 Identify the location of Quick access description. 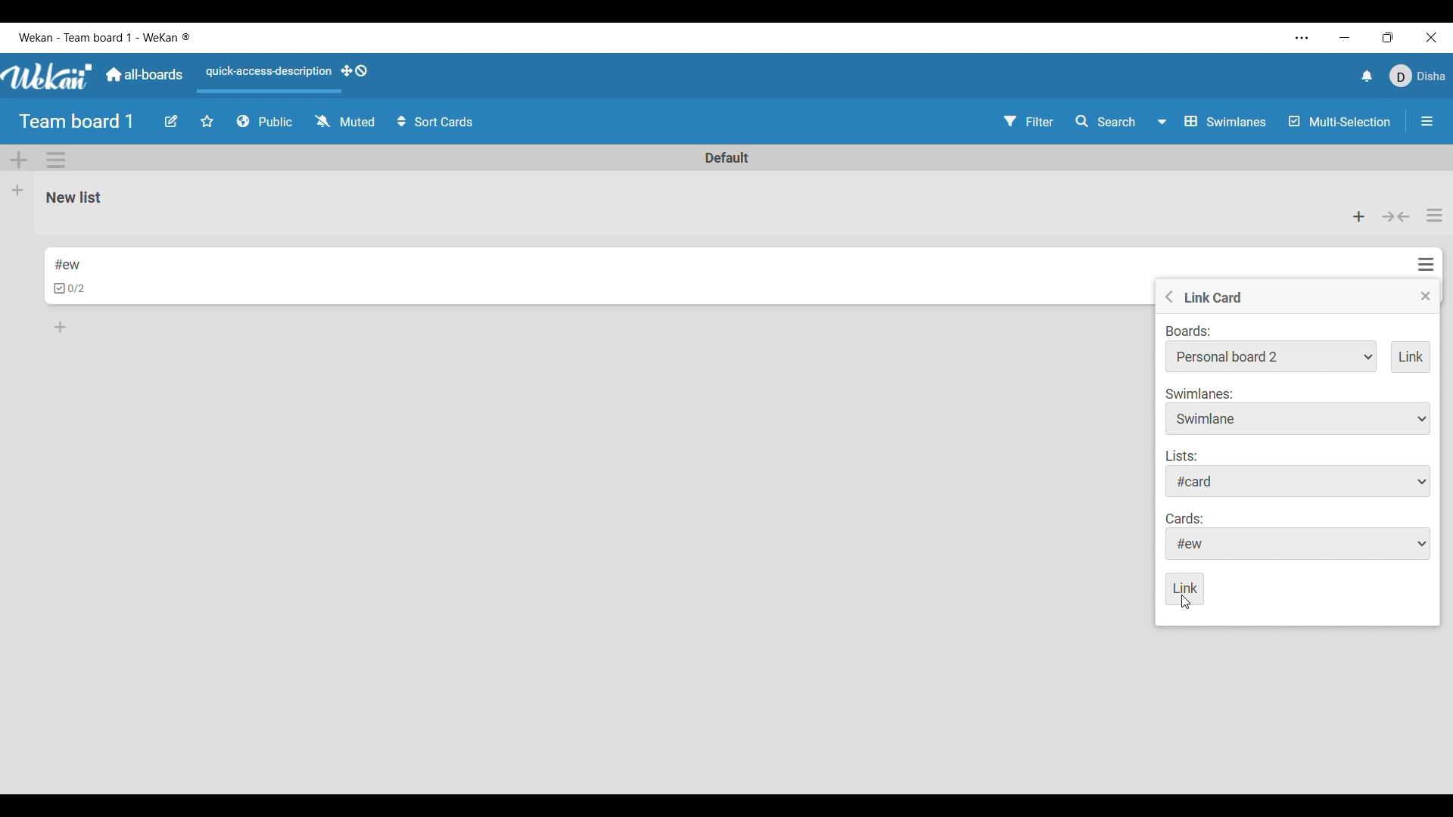
(266, 78).